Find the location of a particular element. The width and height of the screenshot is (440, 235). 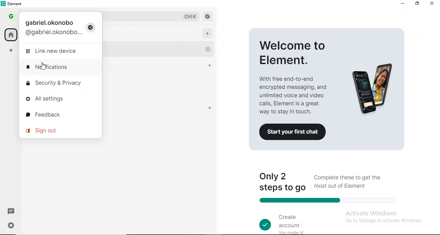

profile is located at coordinates (10, 17).